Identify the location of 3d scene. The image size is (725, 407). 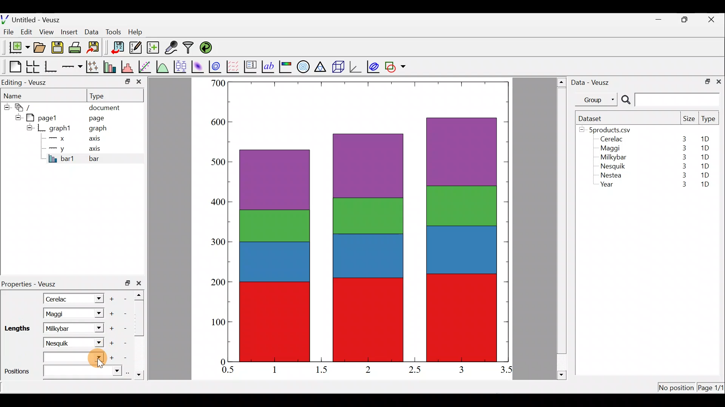
(338, 67).